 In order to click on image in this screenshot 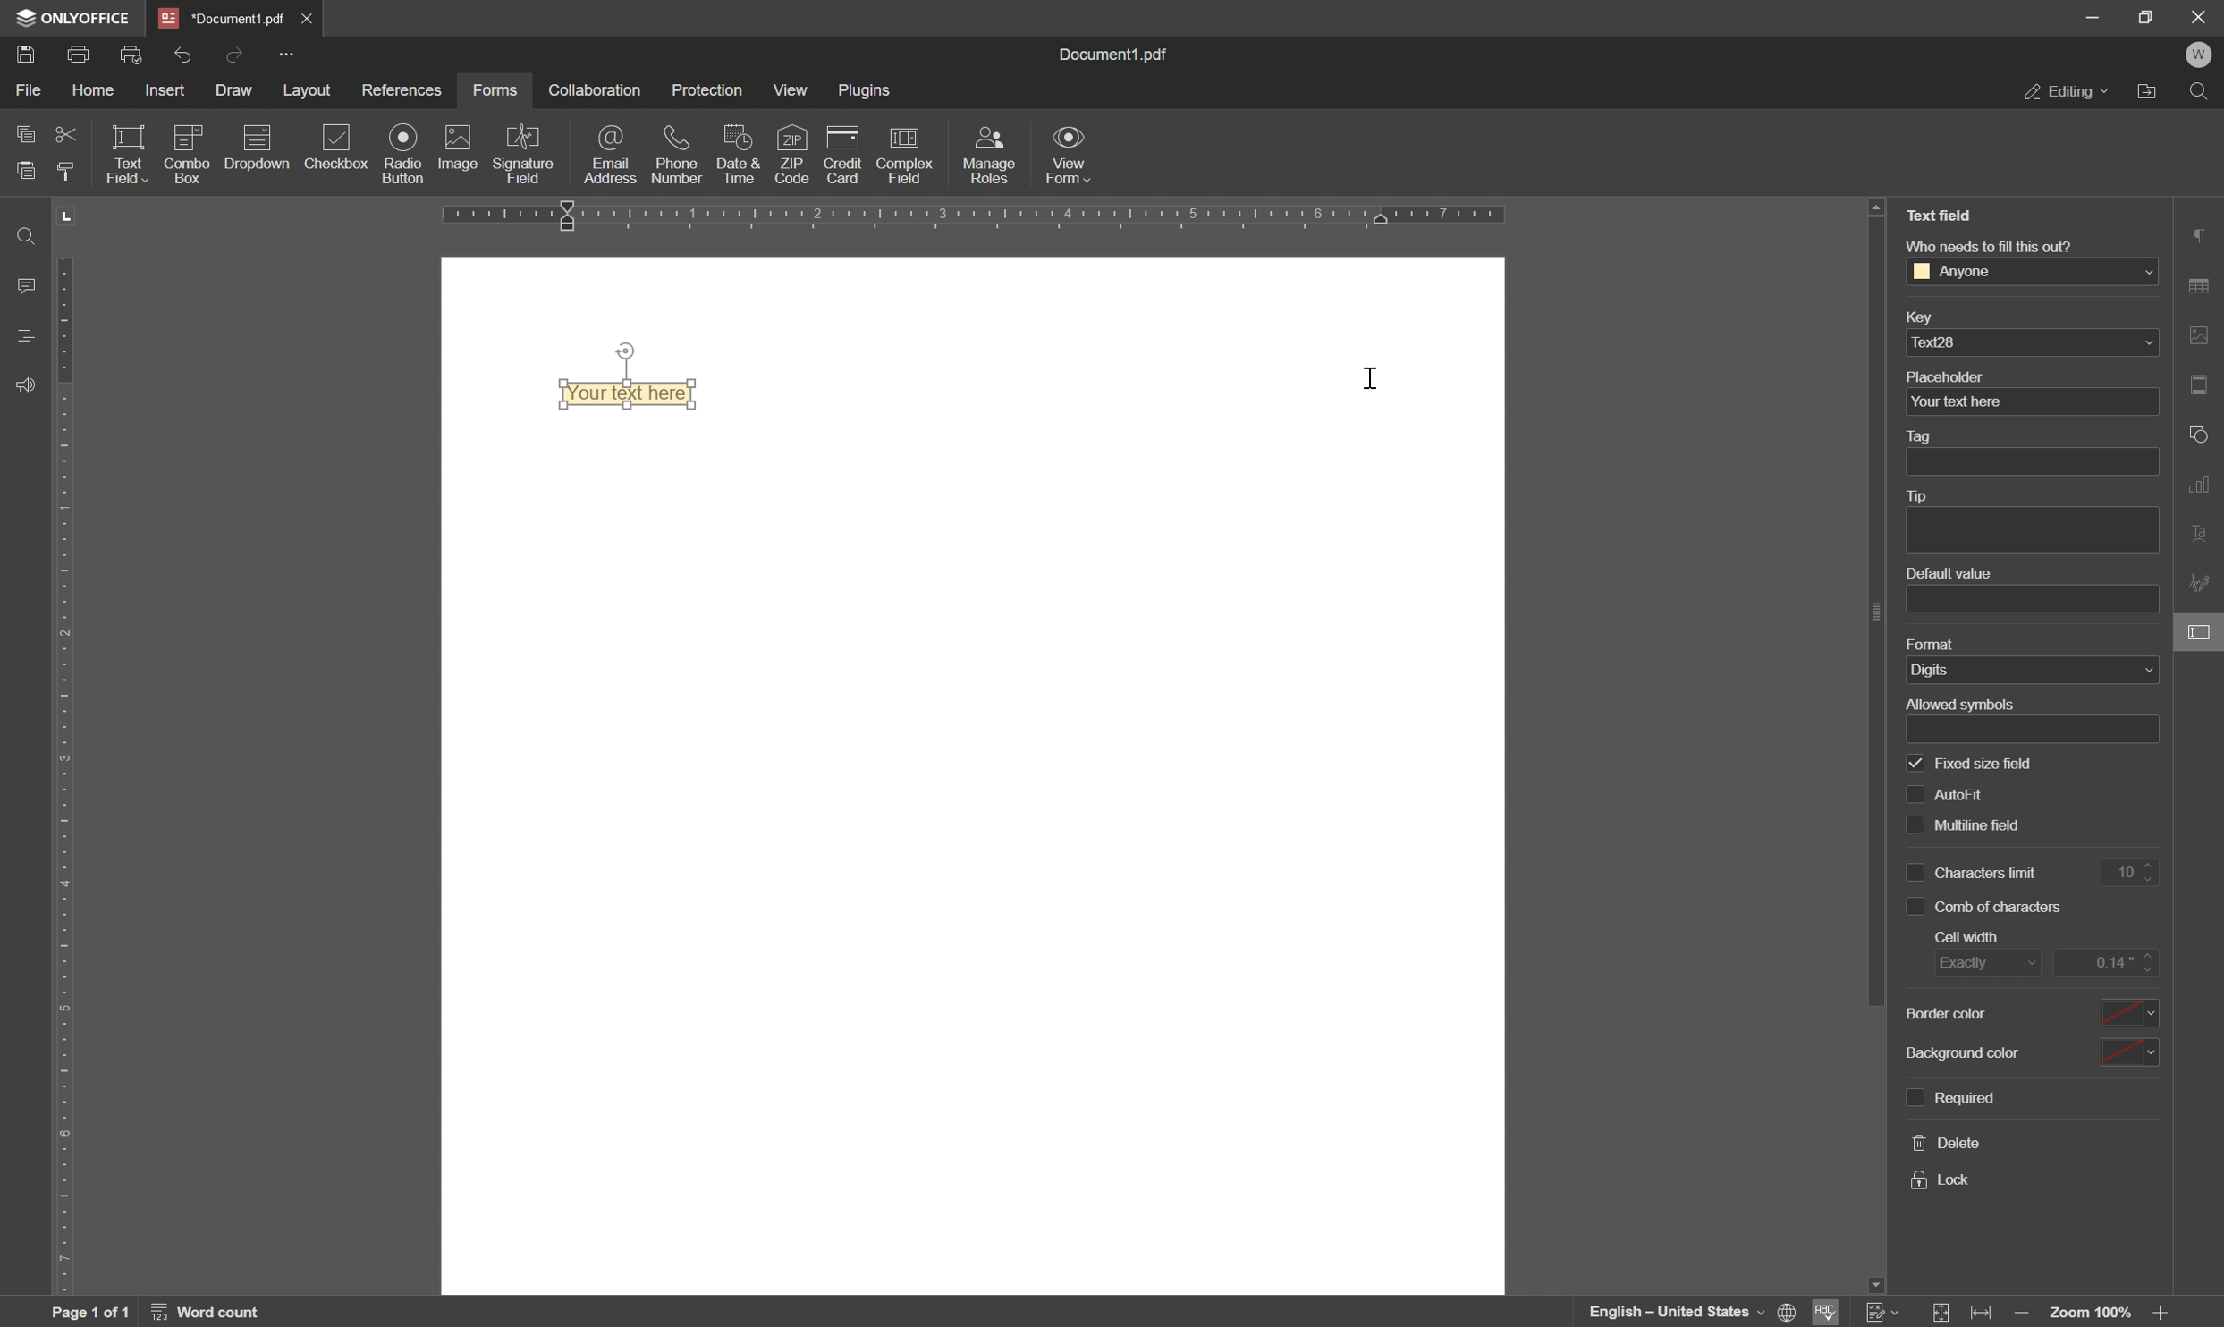, I will do `click(461, 150)`.